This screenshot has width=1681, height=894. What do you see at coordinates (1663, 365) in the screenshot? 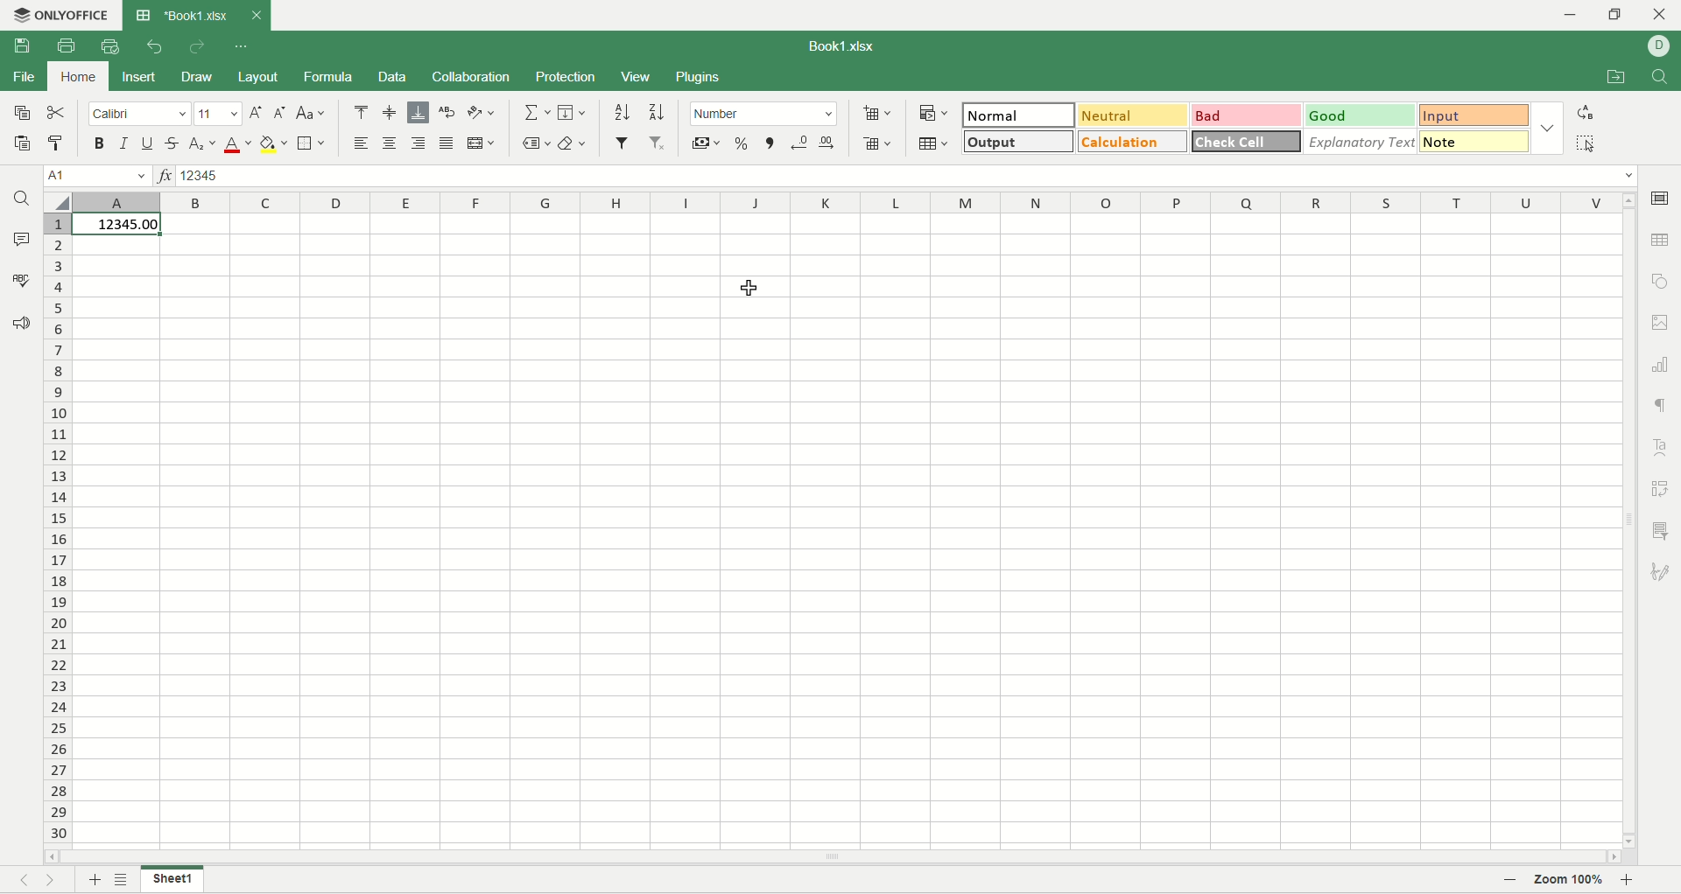
I see `graph settings` at bounding box center [1663, 365].